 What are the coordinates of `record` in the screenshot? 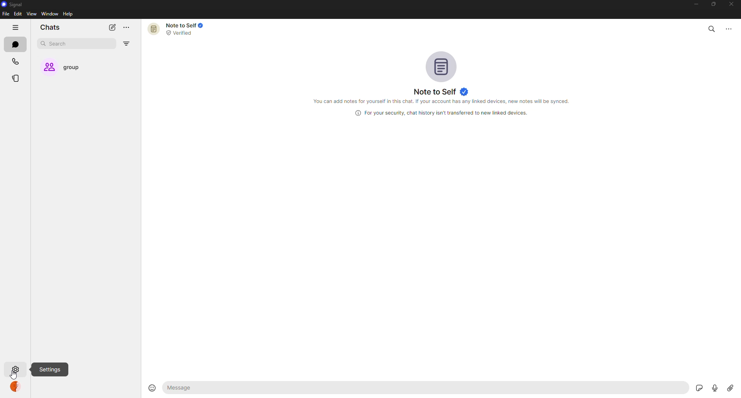 It's located at (712, 388).